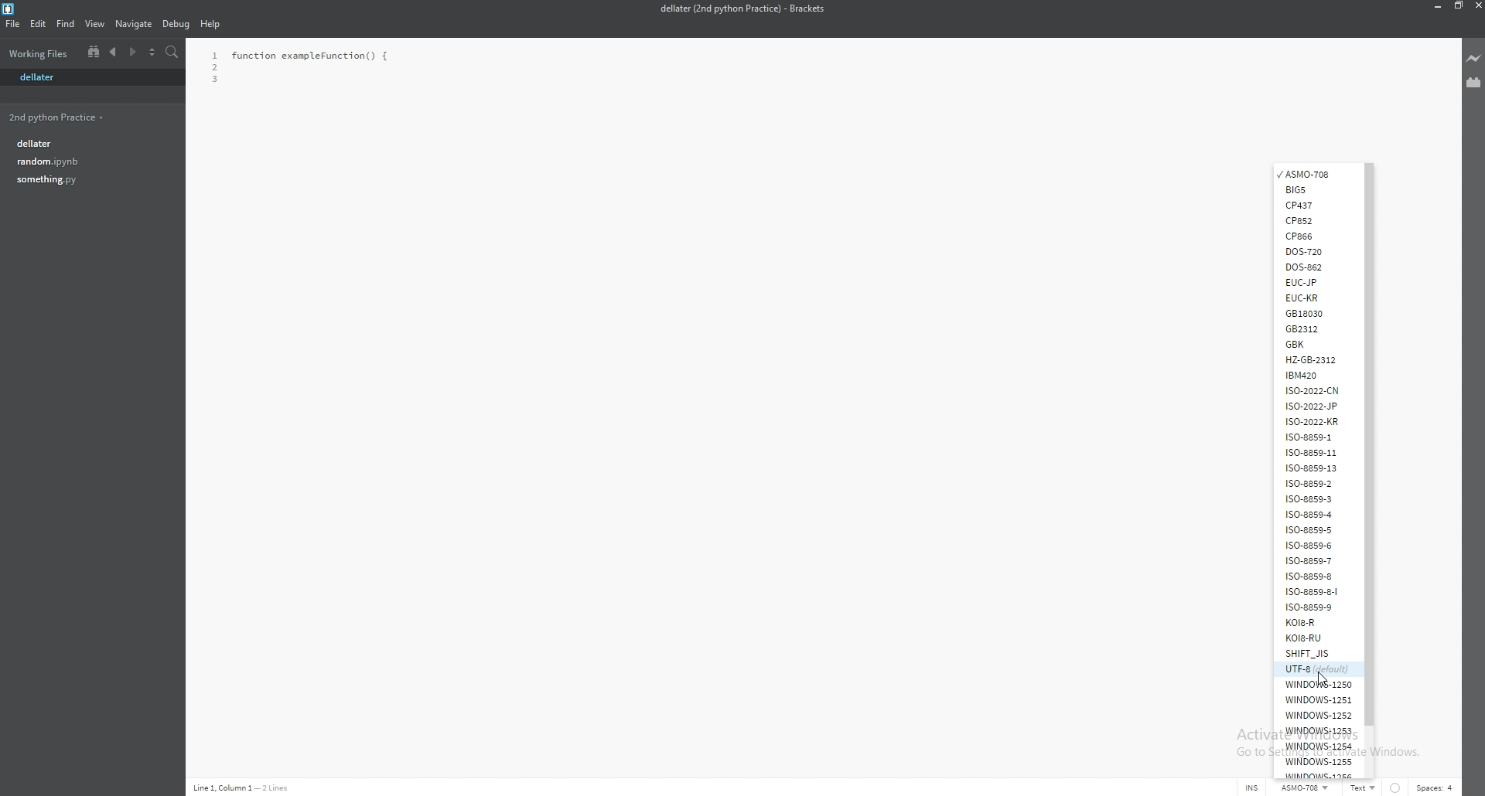  What do you see at coordinates (1473, 83) in the screenshot?
I see `extension manager` at bounding box center [1473, 83].